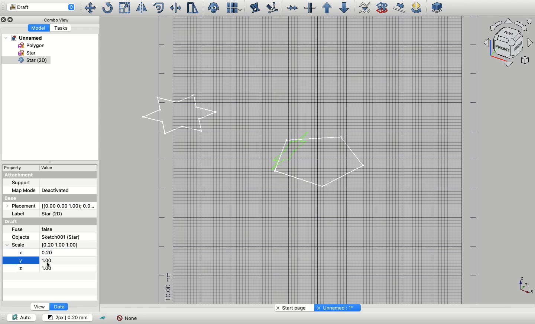 The image size is (535, 324). I want to click on X, so click(21, 252).